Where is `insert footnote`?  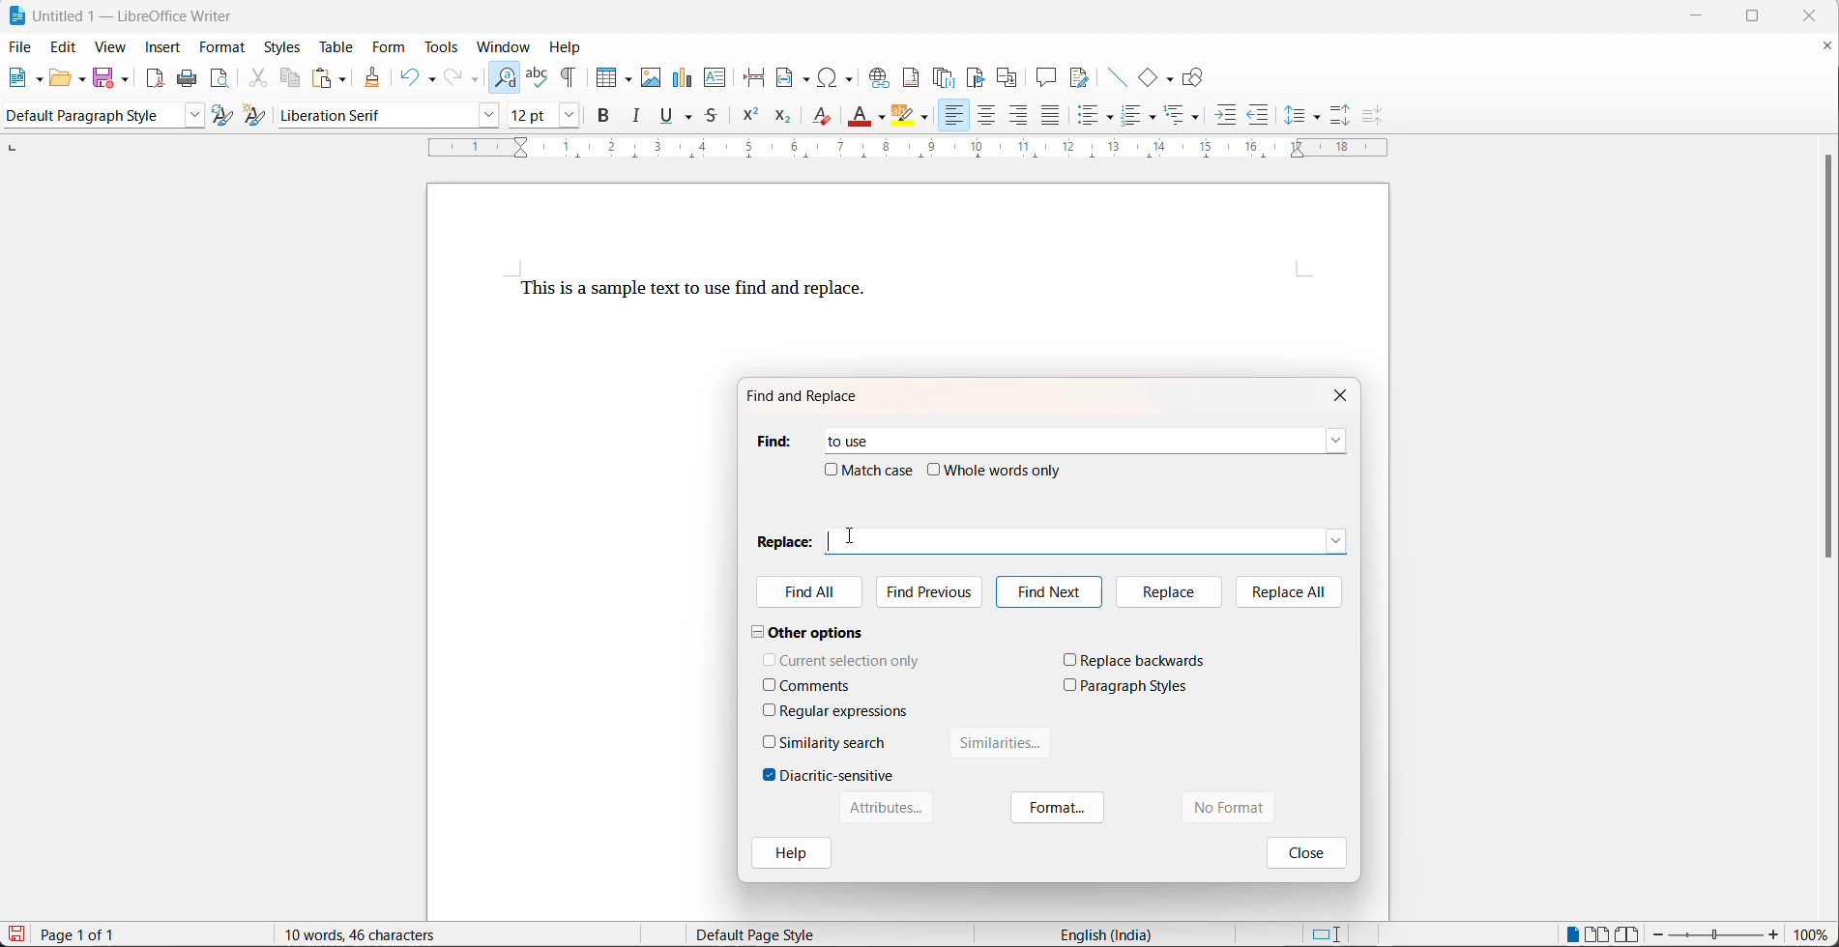
insert footnote is located at coordinates (914, 77).